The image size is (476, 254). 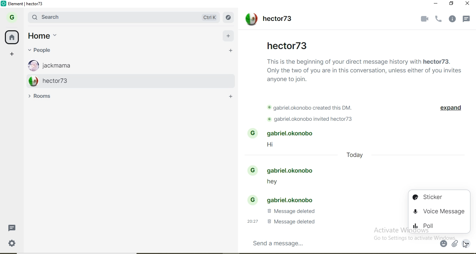 I want to click on rooms, so click(x=43, y=96).